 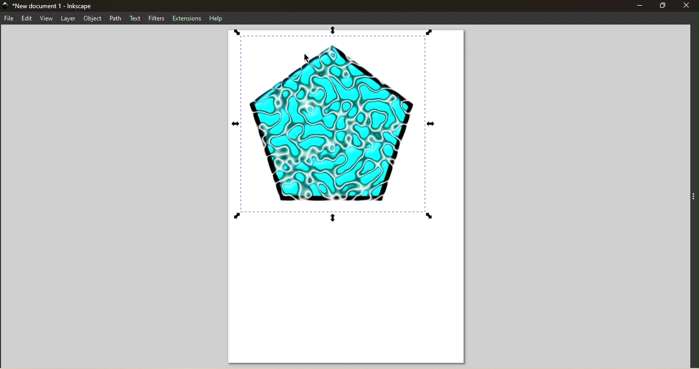 I want to click on Minimize, so click(x=639, y=5).